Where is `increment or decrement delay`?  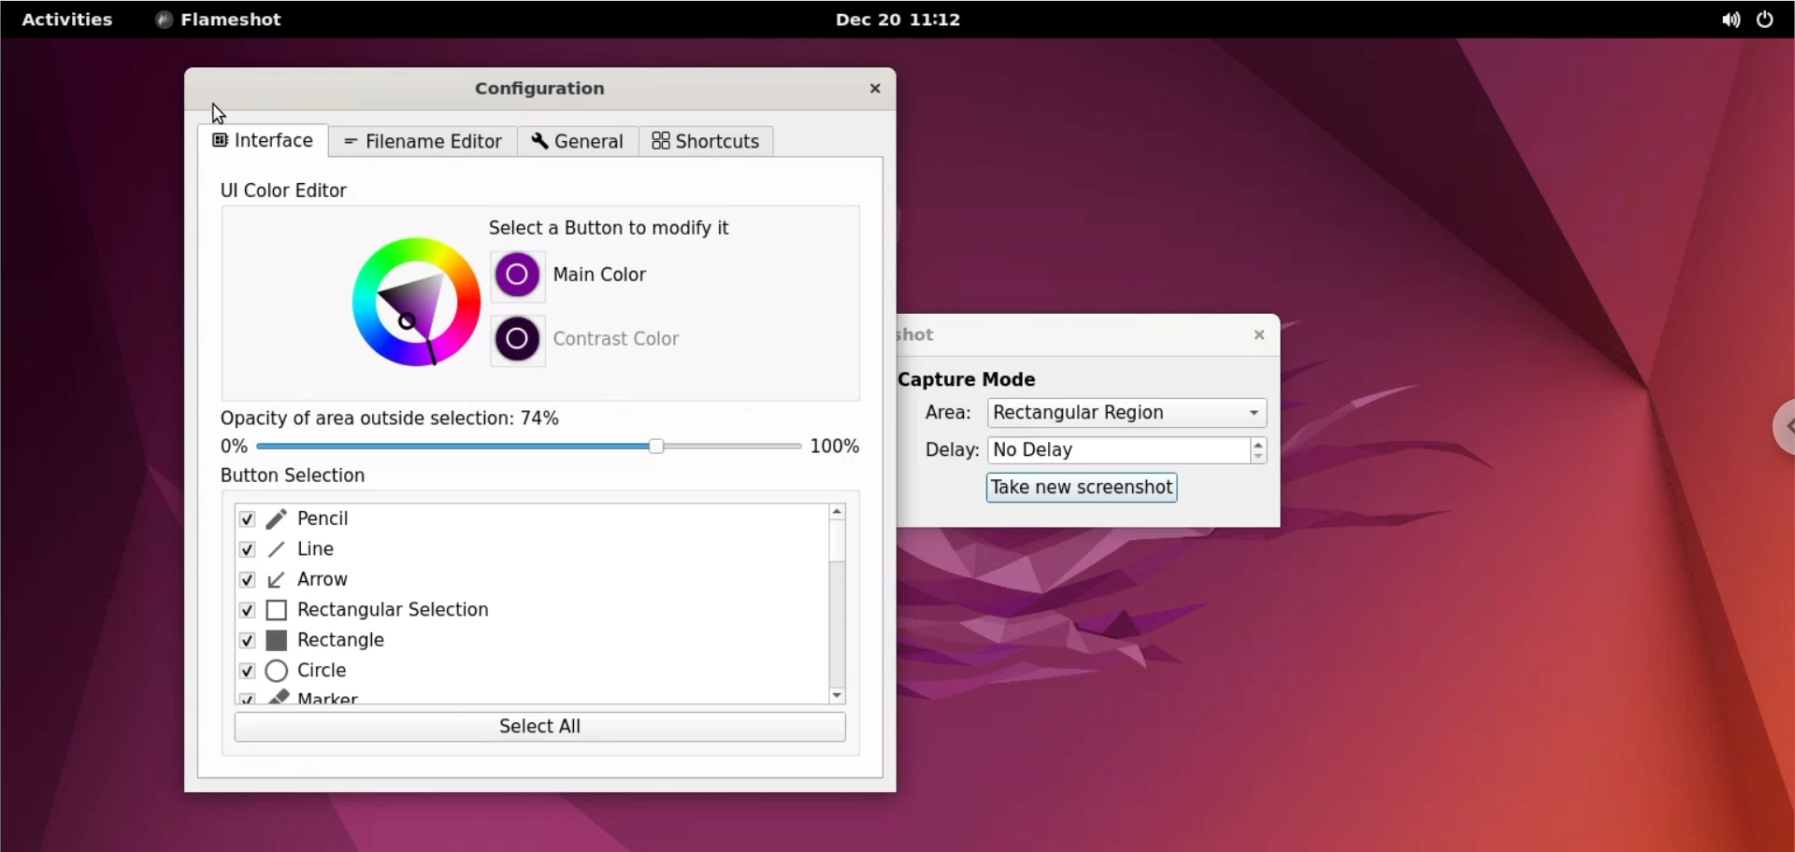
increment or decrement delay is located at coordinates (1261, 451).